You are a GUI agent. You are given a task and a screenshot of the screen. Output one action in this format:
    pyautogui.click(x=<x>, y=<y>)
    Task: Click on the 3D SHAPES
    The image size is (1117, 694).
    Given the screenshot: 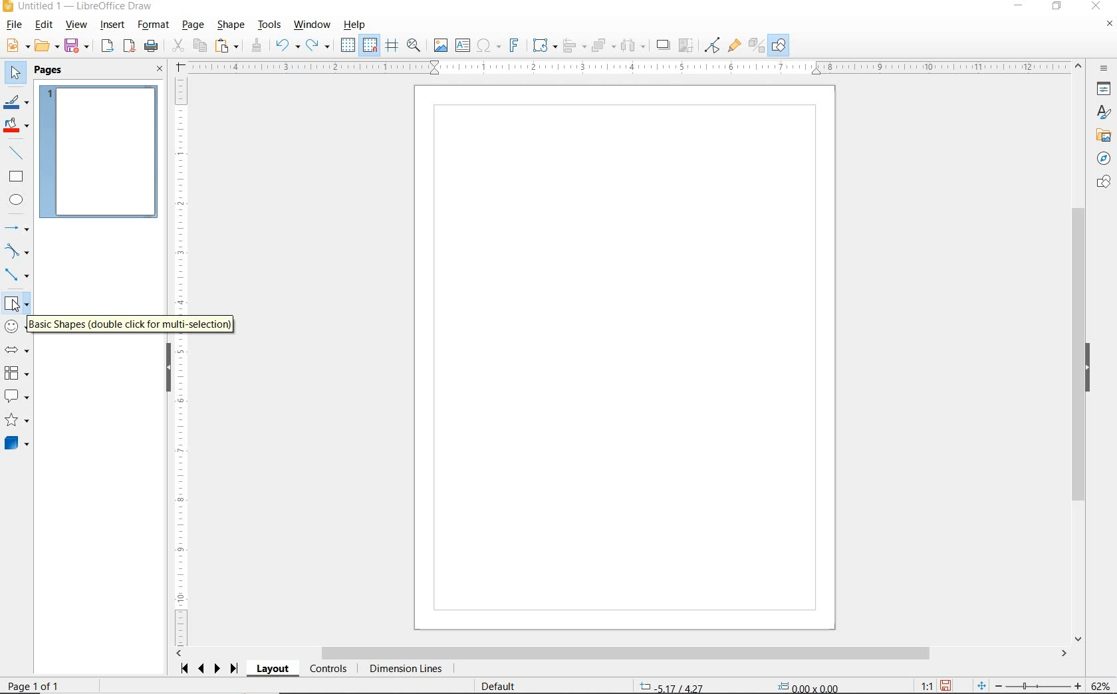 What is the action you would take?
    pyautogui.click(x=17, y=443)
    